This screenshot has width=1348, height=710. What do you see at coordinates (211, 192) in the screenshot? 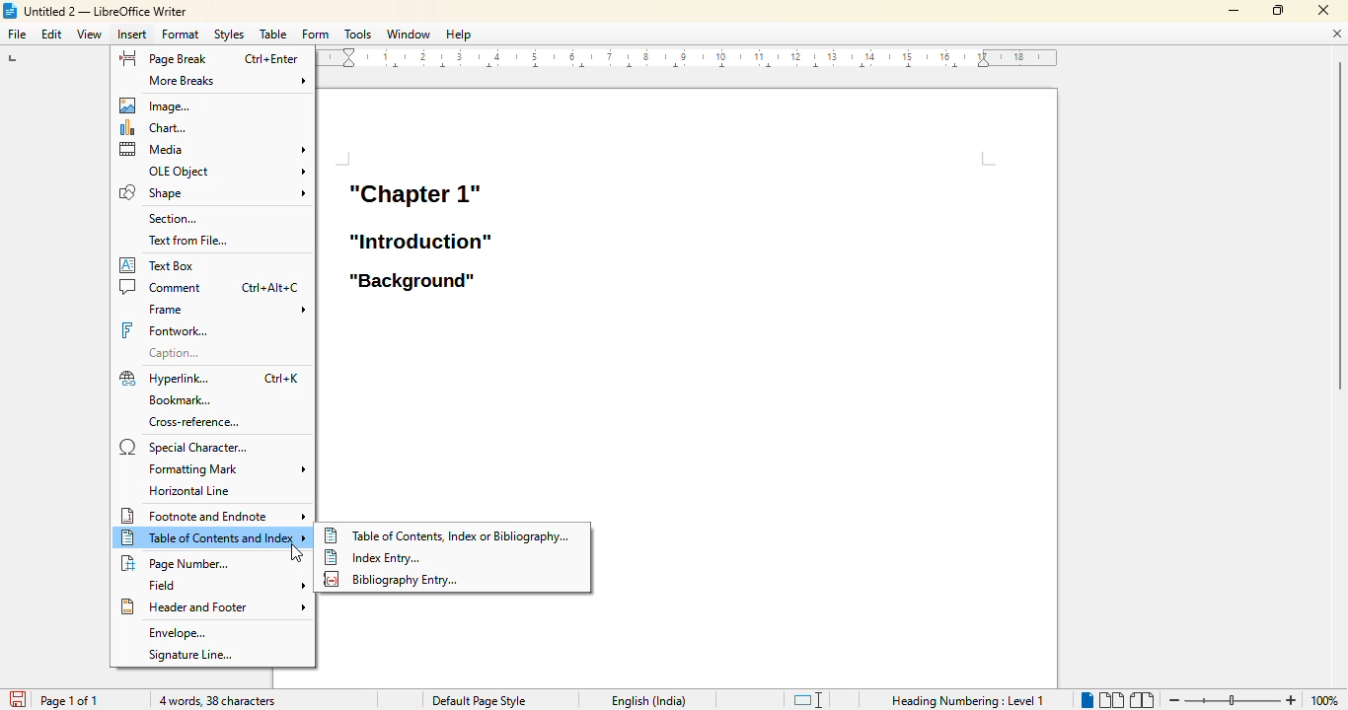
I see `shape` at bounding box center [211, 192].